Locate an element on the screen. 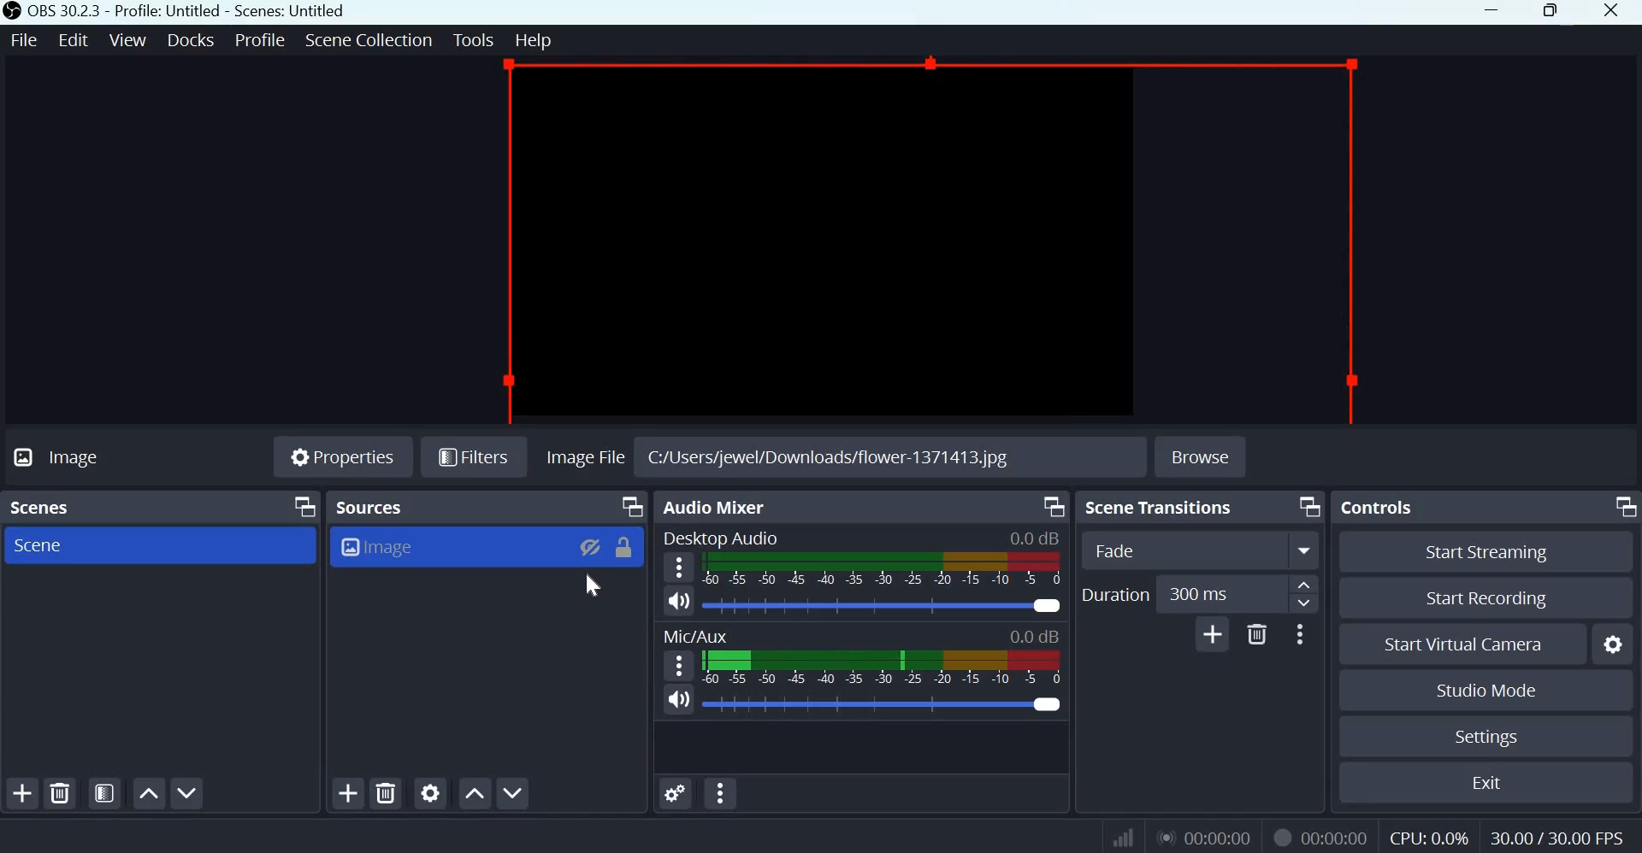  Speaker icon is located at coordinates (679, 600).